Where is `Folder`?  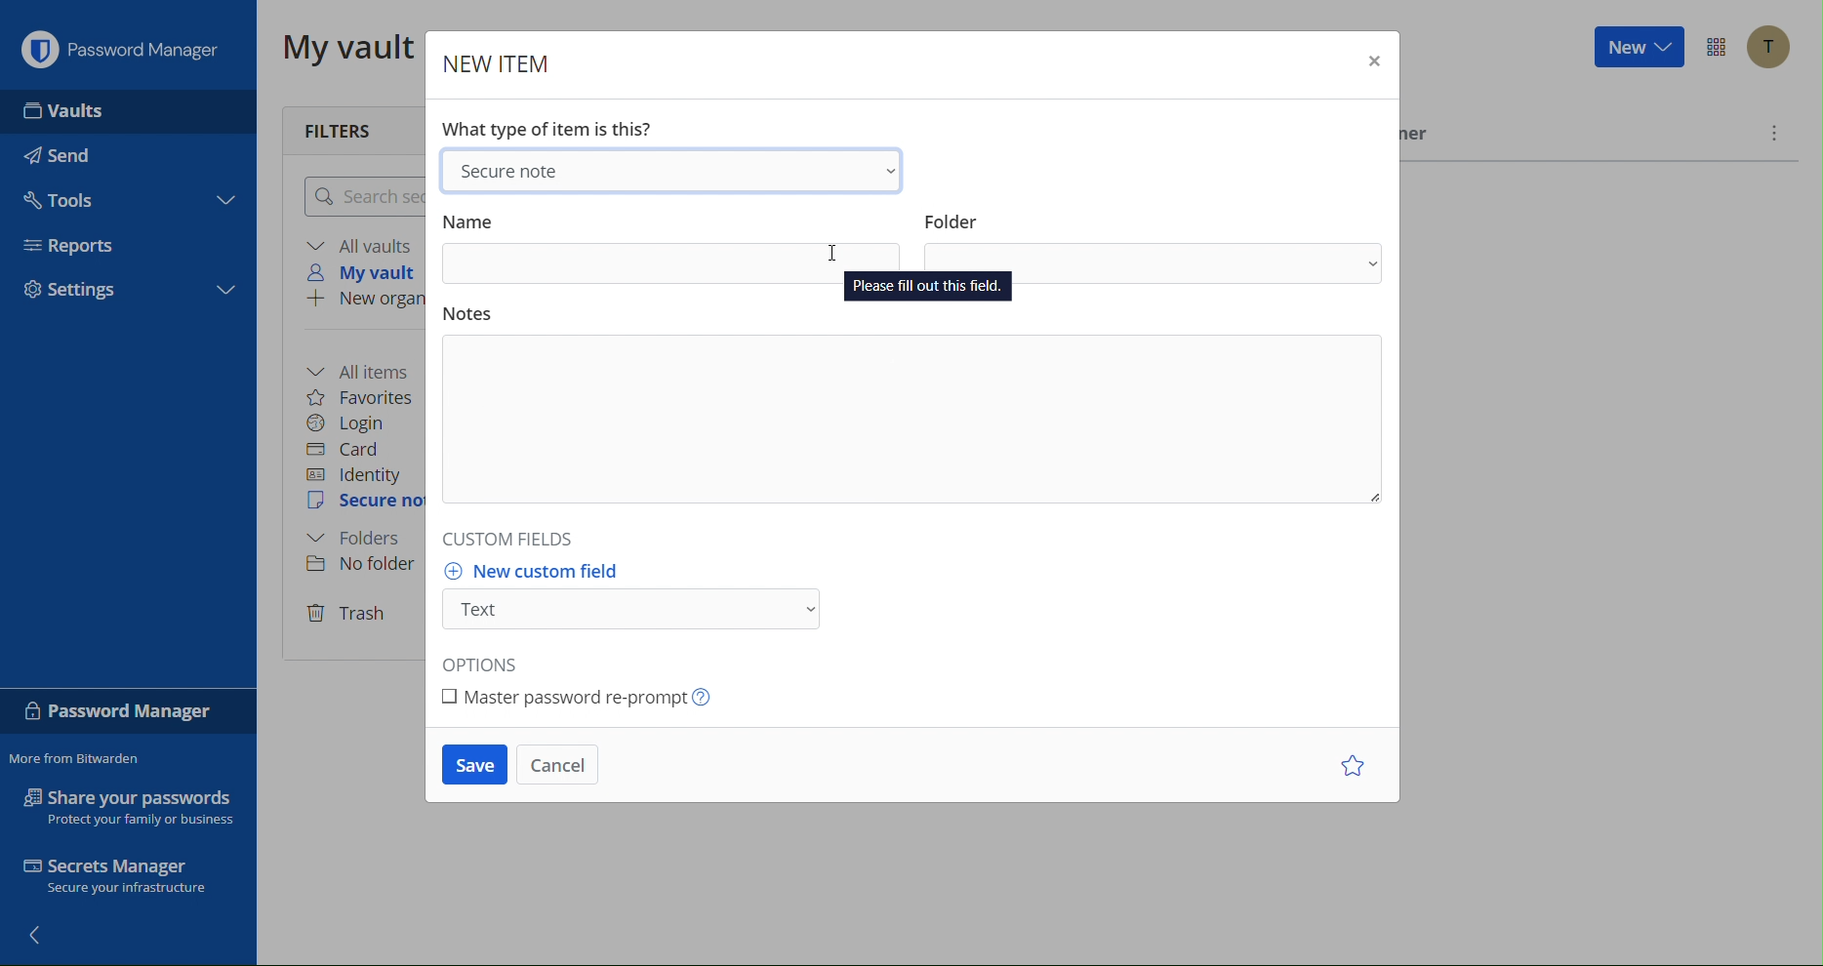 Folder is located at coordinates (1152, 249).